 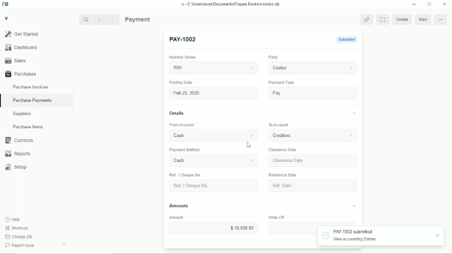 I want to click on Reports, so click(x=37, y=153).